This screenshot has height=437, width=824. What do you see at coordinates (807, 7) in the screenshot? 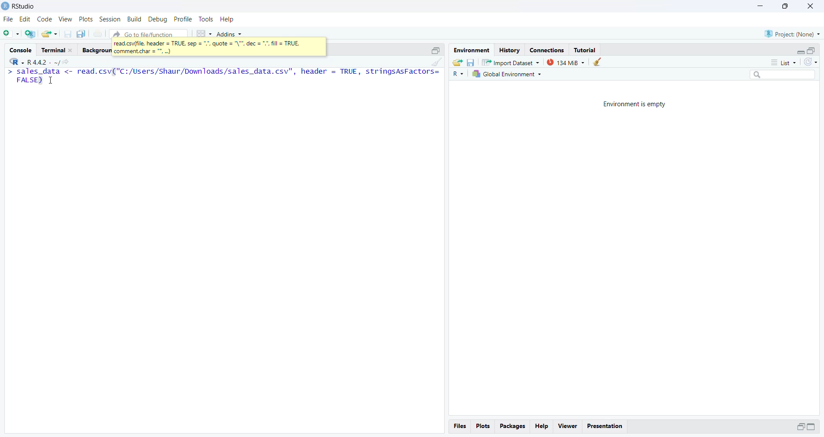
I see `Close` at bounding box center [807, 7].